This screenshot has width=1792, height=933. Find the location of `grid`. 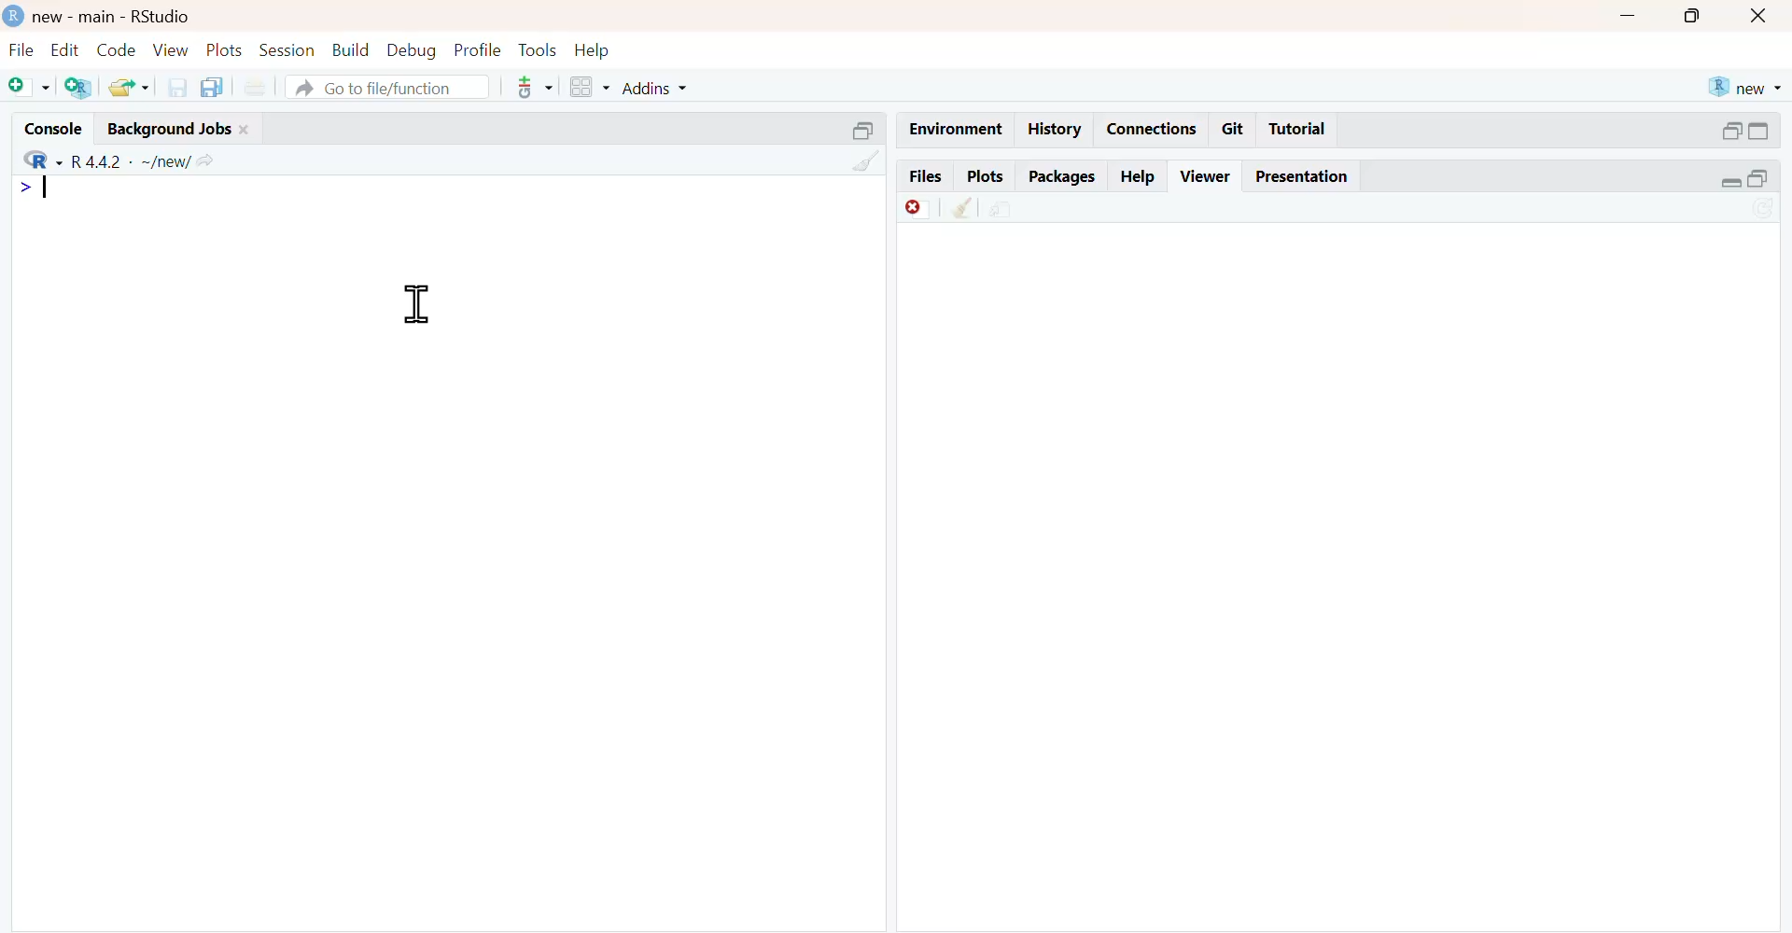

grid is located at coordinates (591, 87).